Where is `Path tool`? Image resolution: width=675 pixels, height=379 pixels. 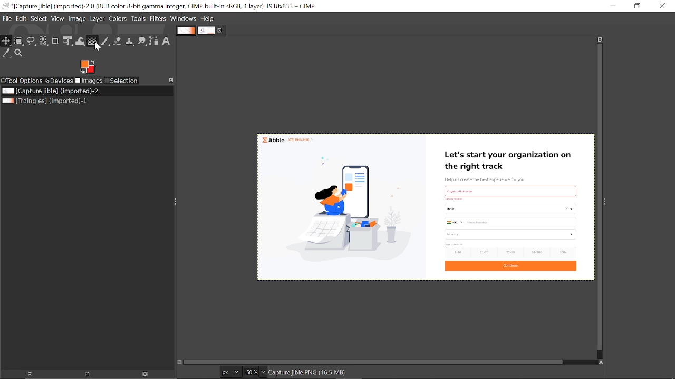
Path tool is located at coordinates (153, 41).